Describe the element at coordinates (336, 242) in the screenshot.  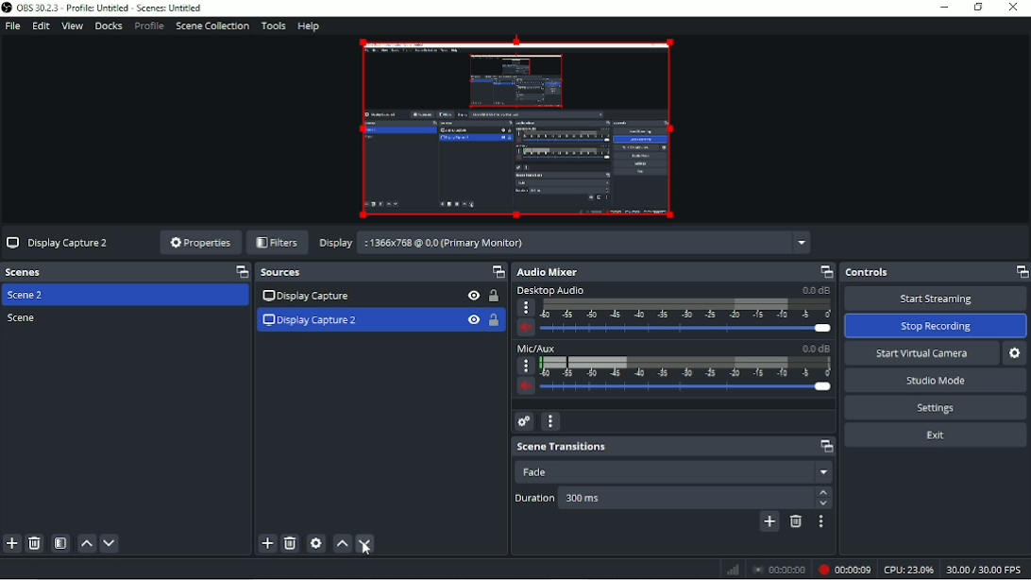
I see `Display` at that location.